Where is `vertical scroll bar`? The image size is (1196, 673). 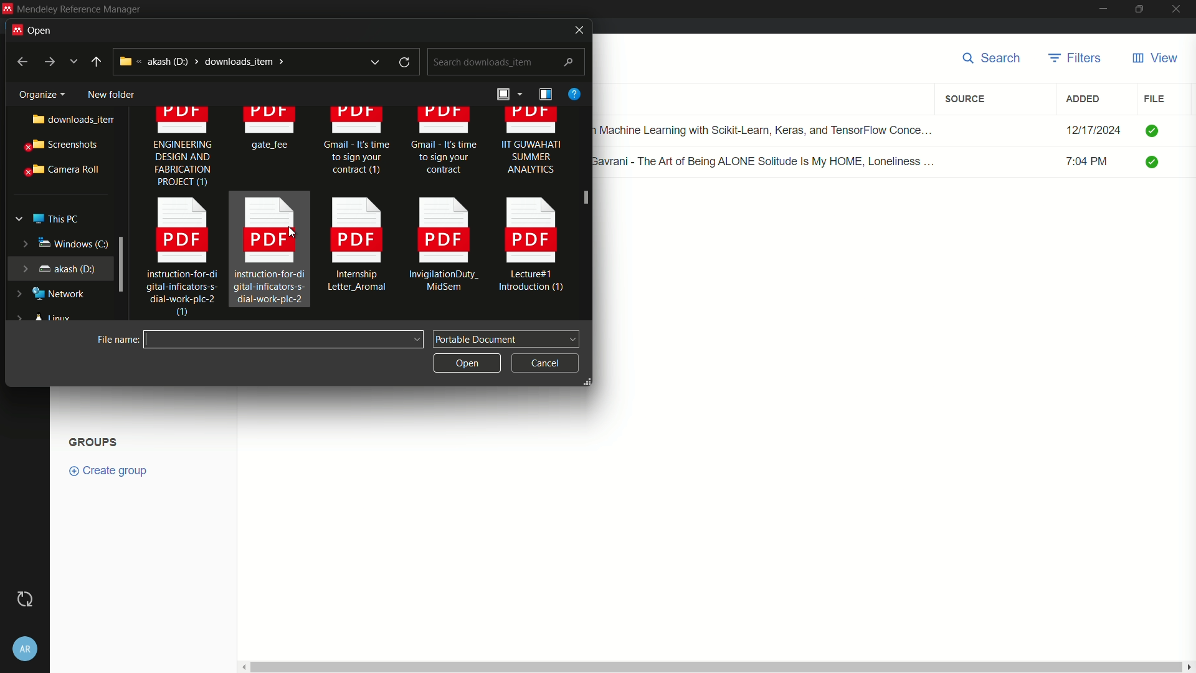 vertical scroll bar is located at coordinates (714, 667).